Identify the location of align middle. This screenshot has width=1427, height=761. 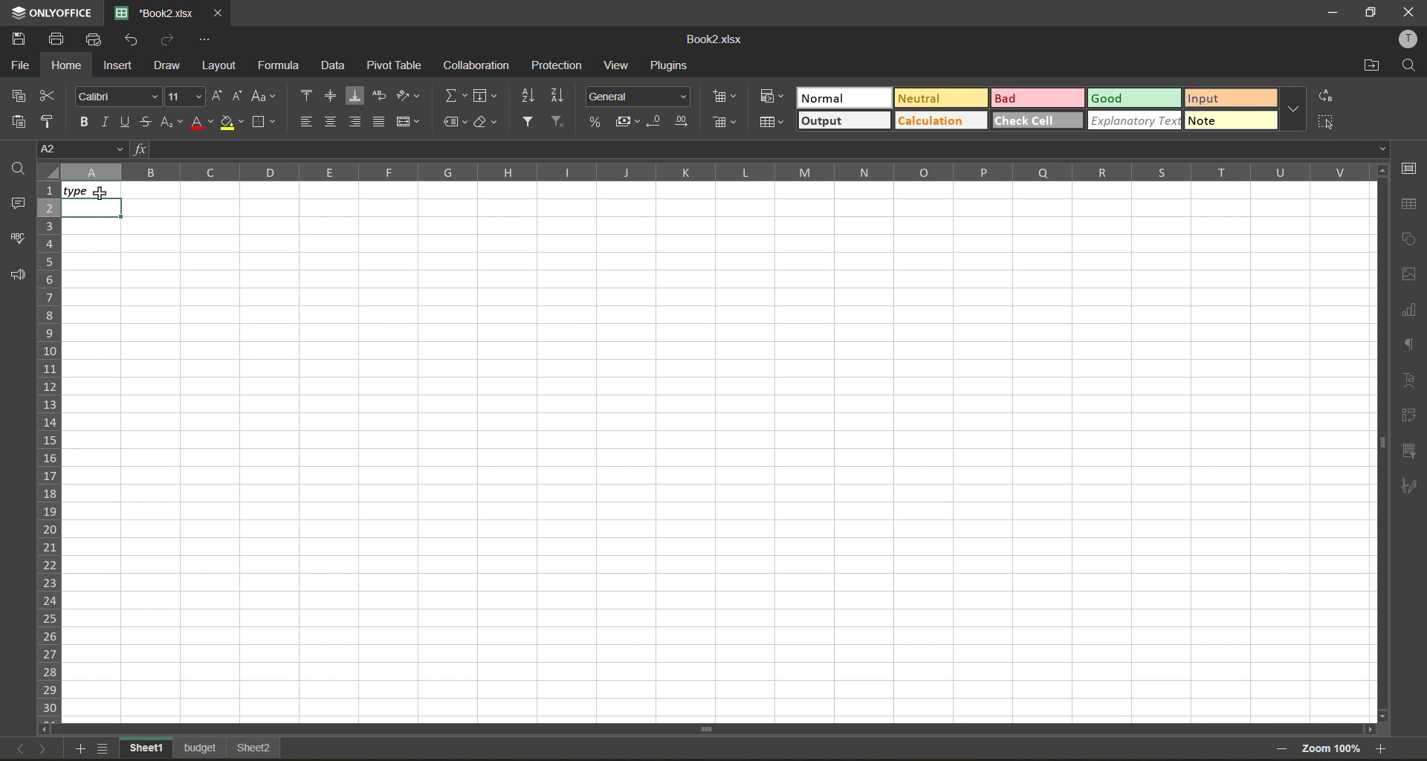
(331, 121).